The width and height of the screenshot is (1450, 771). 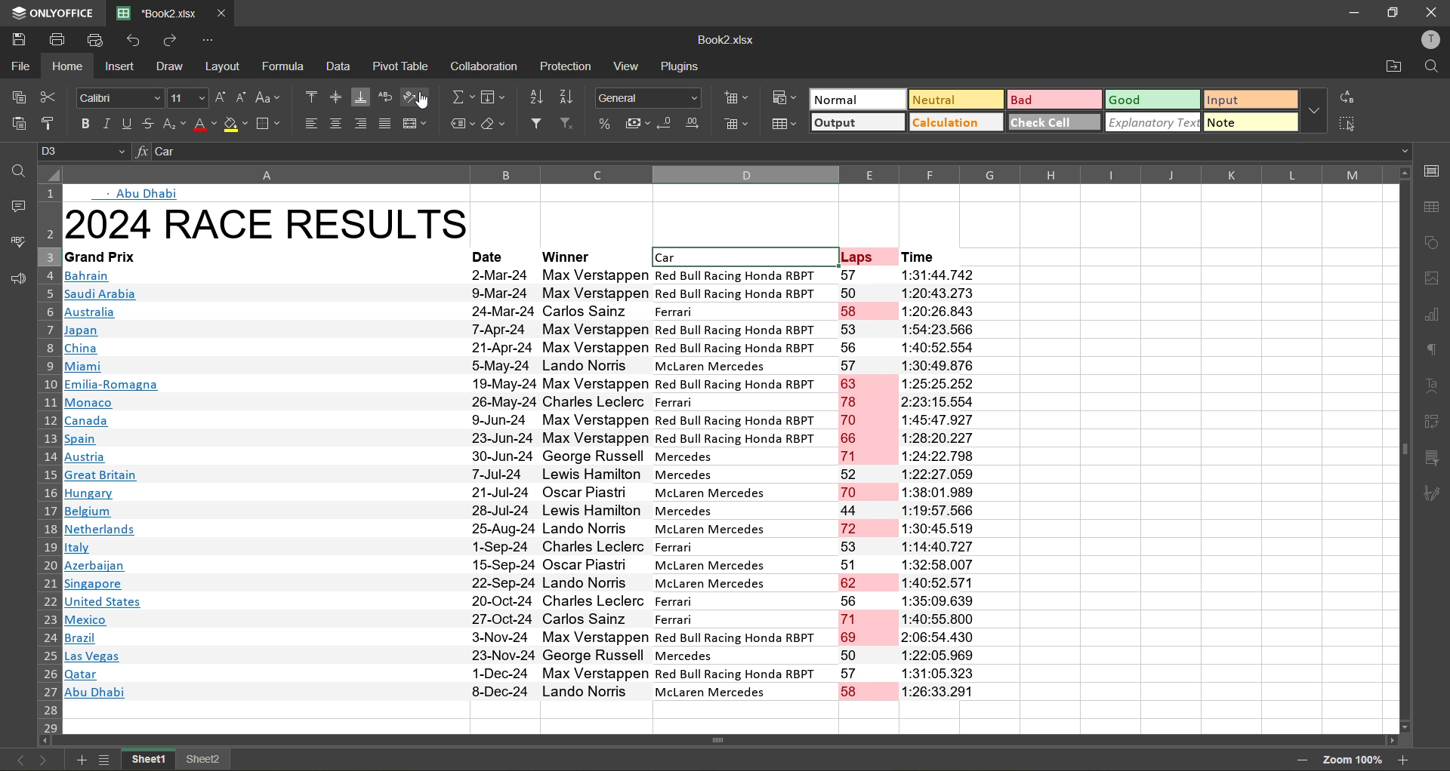 What do you see at coordinates (400, 68) in the screenshot?
I see `pivot table` at bounding box center [400, 68].